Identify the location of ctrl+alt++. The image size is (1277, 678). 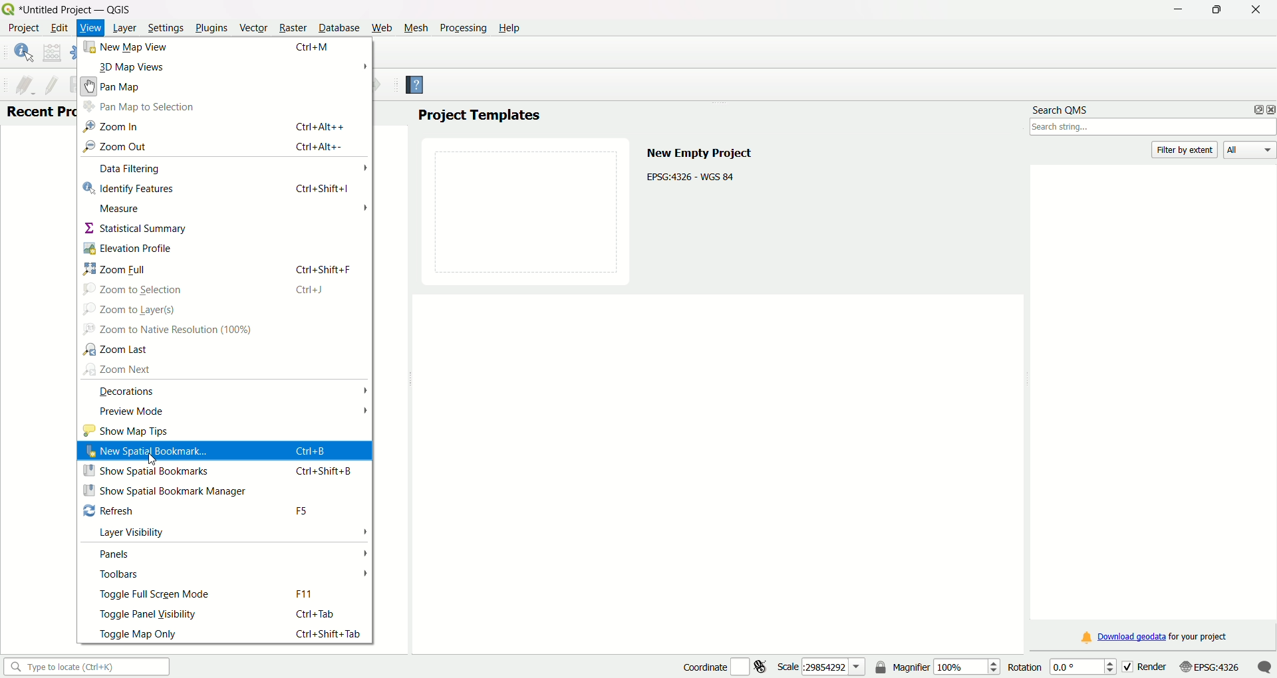
(319, 126).